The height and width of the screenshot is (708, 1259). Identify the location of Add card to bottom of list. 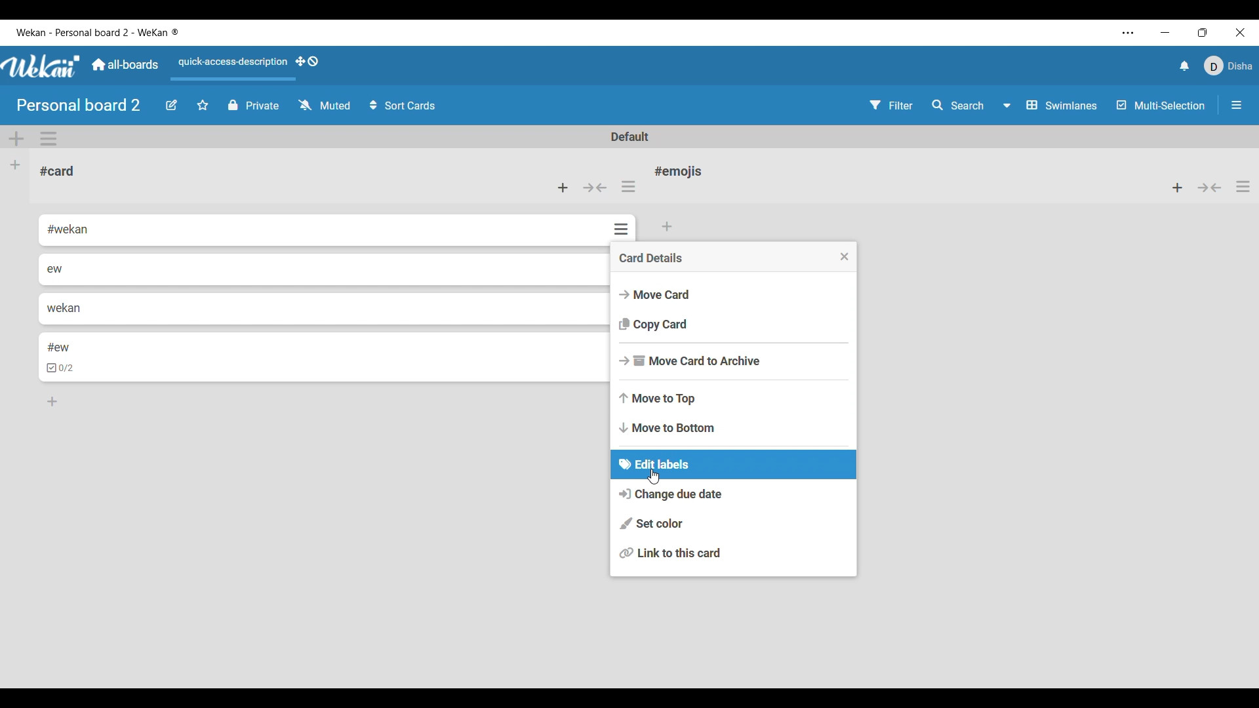
(668, 227).